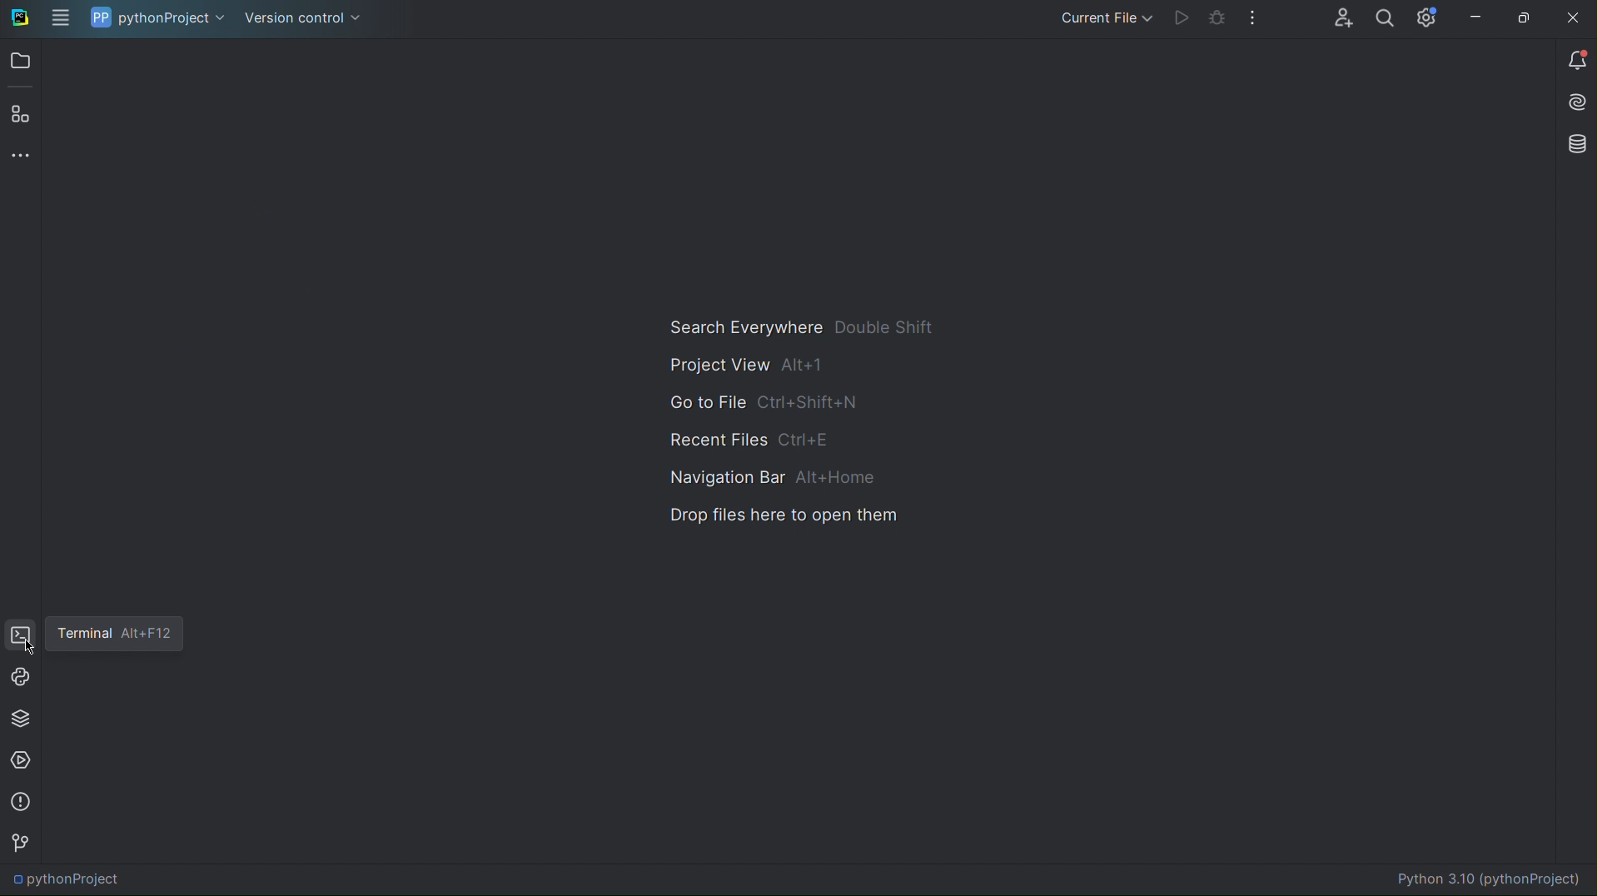  I want to click on Cursor, so click(29, 648).